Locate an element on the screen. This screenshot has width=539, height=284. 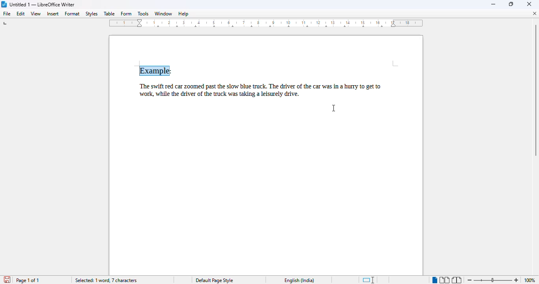
table is located at coordinates (109, 14).